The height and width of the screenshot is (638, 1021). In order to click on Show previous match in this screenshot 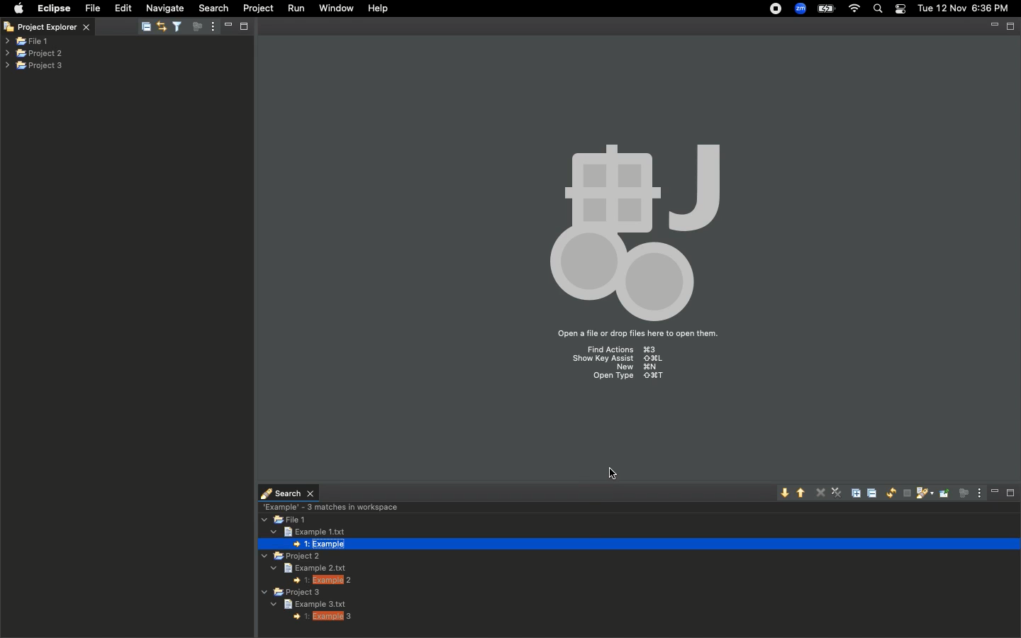, I will do `click(803, 492)`.